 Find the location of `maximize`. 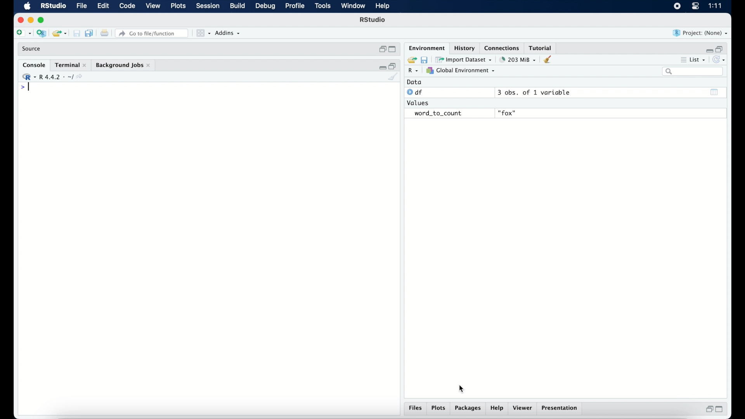

maximize is located at coordinates (393, 50).